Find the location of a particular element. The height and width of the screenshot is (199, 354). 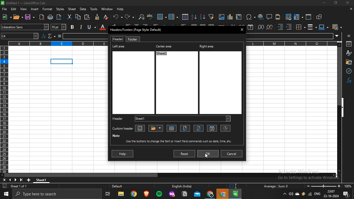

scrollbar is located at coordinates (339, 109).